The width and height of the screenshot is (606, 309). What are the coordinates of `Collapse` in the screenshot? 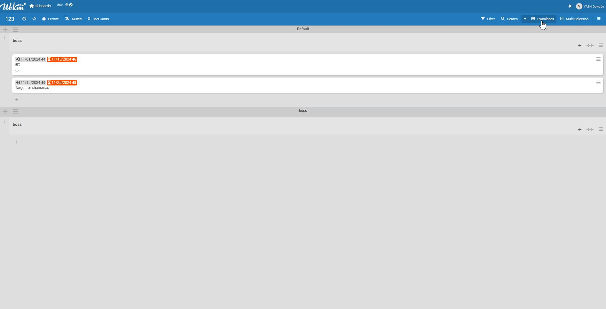 It's located at (590, 129).